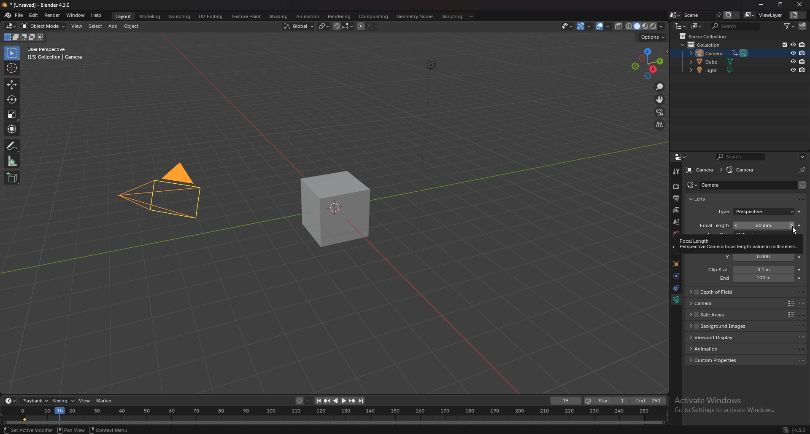 The width and height of the screenshot is (810, 434). I want to click on add collection, so click(803, 26).